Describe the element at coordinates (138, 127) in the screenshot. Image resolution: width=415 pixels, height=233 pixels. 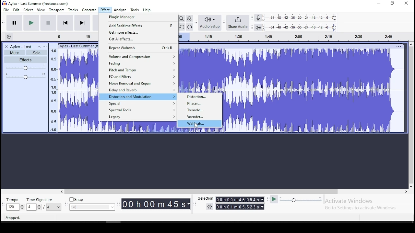
I see `audio track` at that location.